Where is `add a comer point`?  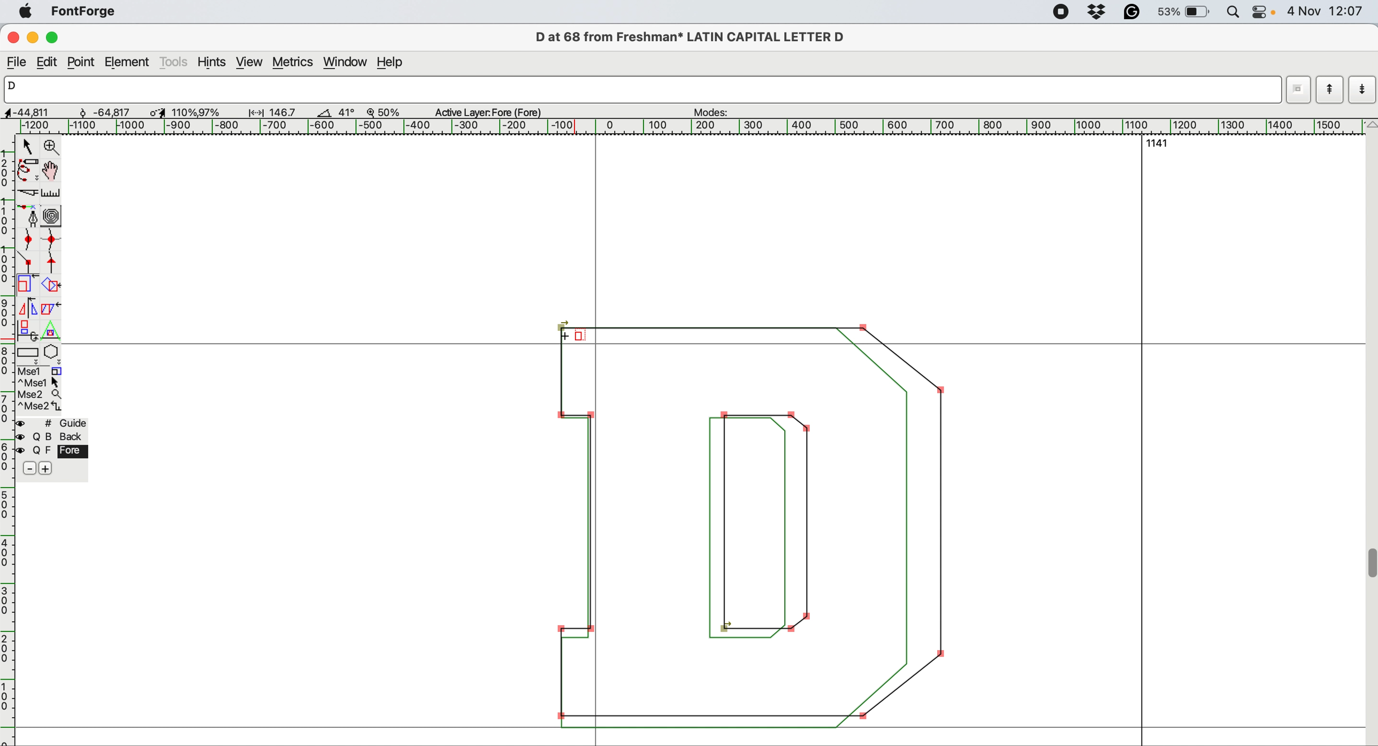
add a comer point is located at coordinates (28, 263).